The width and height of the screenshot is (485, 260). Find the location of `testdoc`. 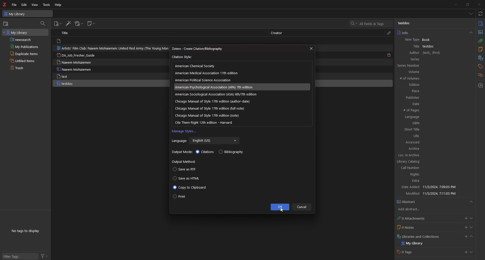

testdoc is located at coordinates (405, 23).